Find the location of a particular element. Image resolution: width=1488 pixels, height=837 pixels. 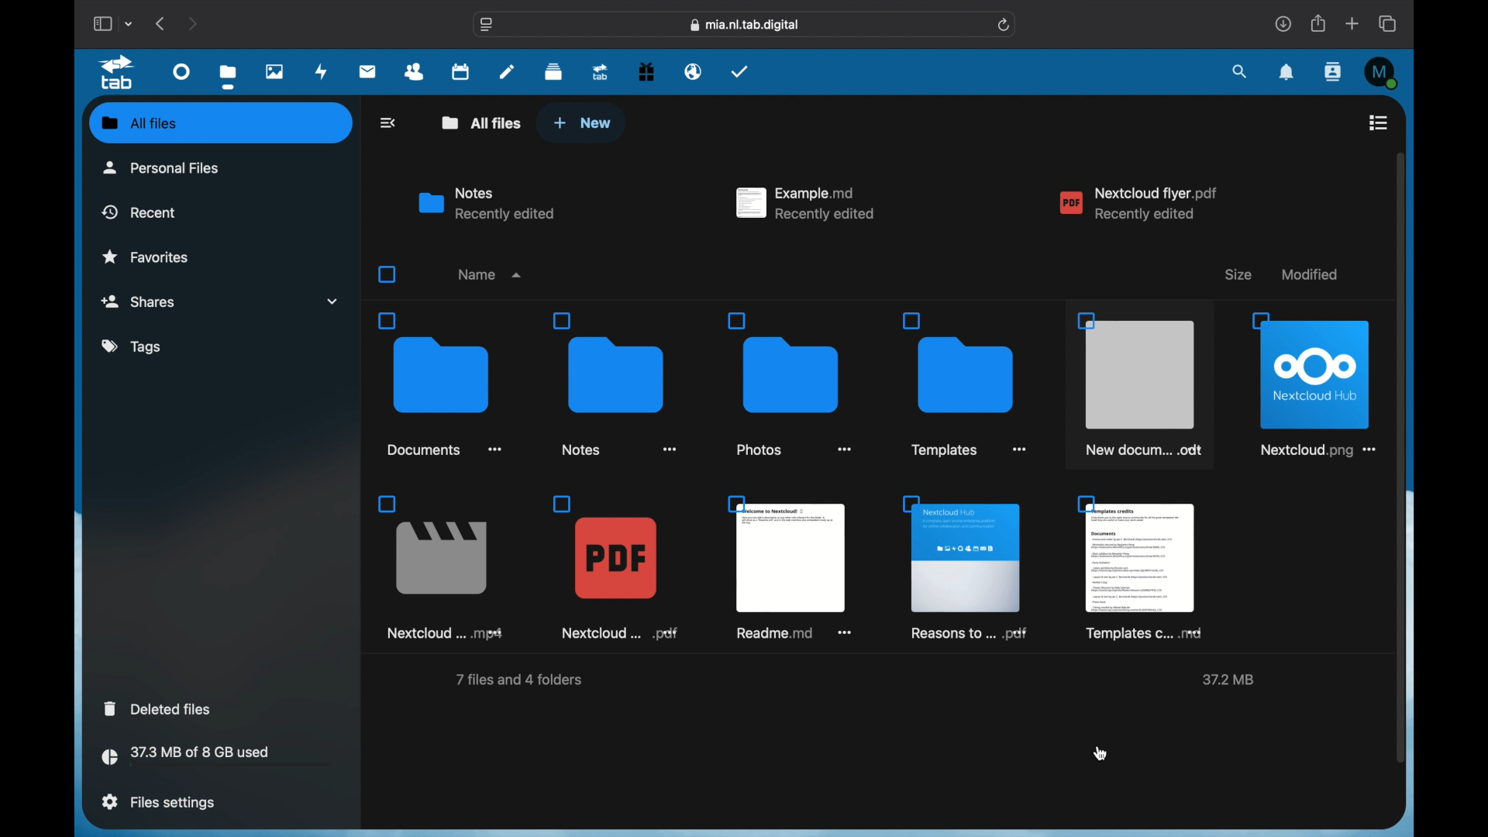

file is located at coordinates (963, 568).